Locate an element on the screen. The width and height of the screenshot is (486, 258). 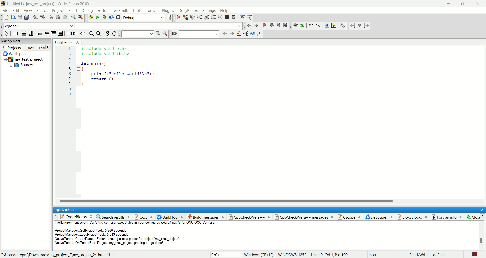
C/C++ is located at coordinates (225, 254).